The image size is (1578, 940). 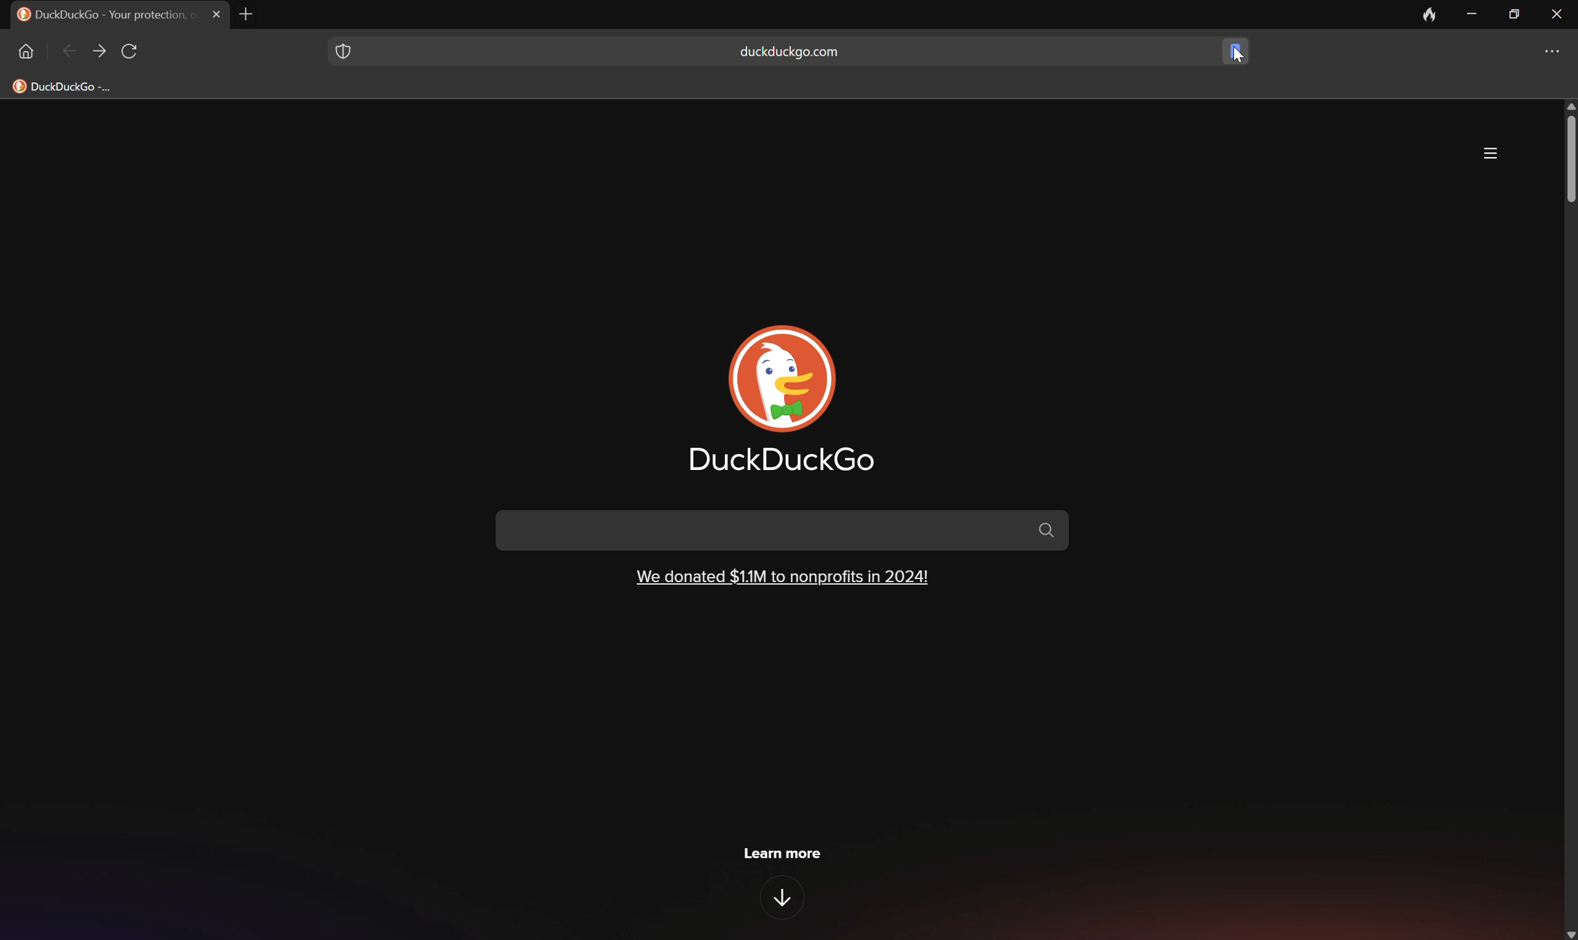 What do you see at coordinates (1491, 153) in the screenshot?
I see `More` at bounding box center [1491, 153].